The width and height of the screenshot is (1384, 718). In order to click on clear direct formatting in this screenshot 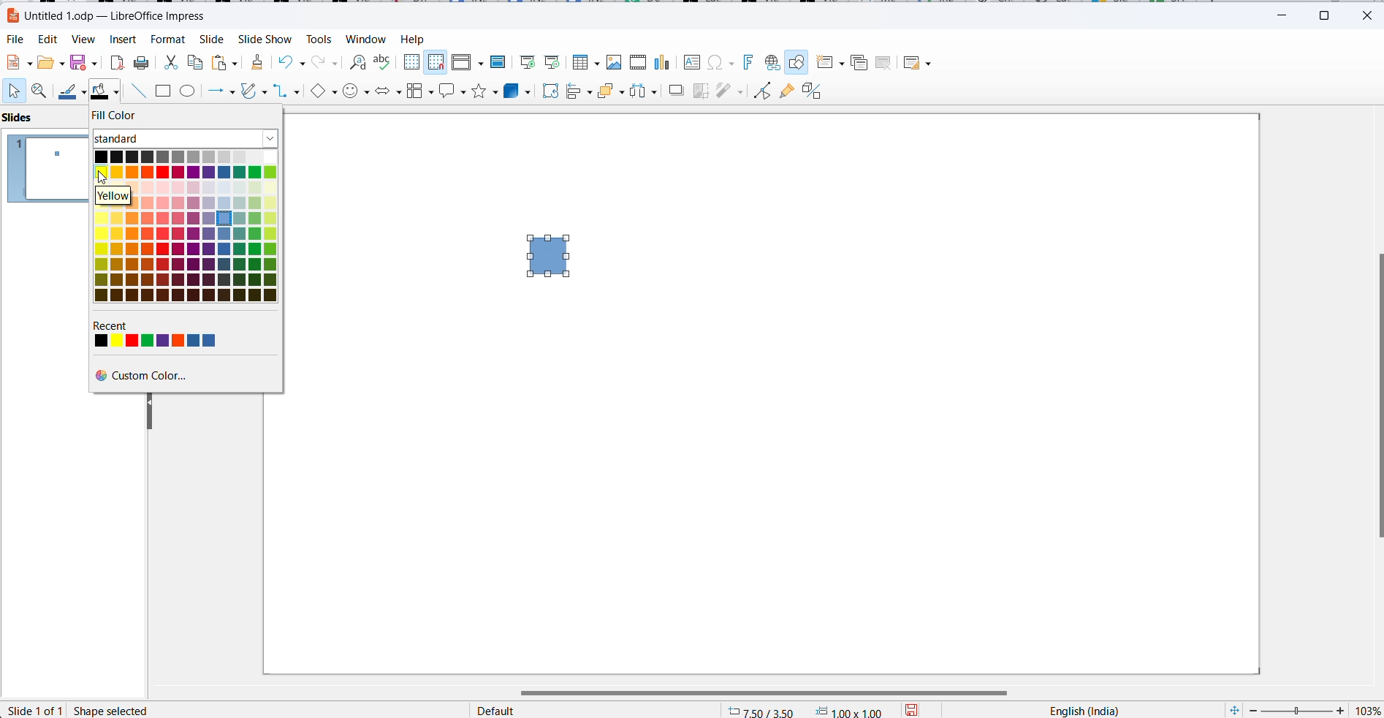, I will do `click(256, 62)`.